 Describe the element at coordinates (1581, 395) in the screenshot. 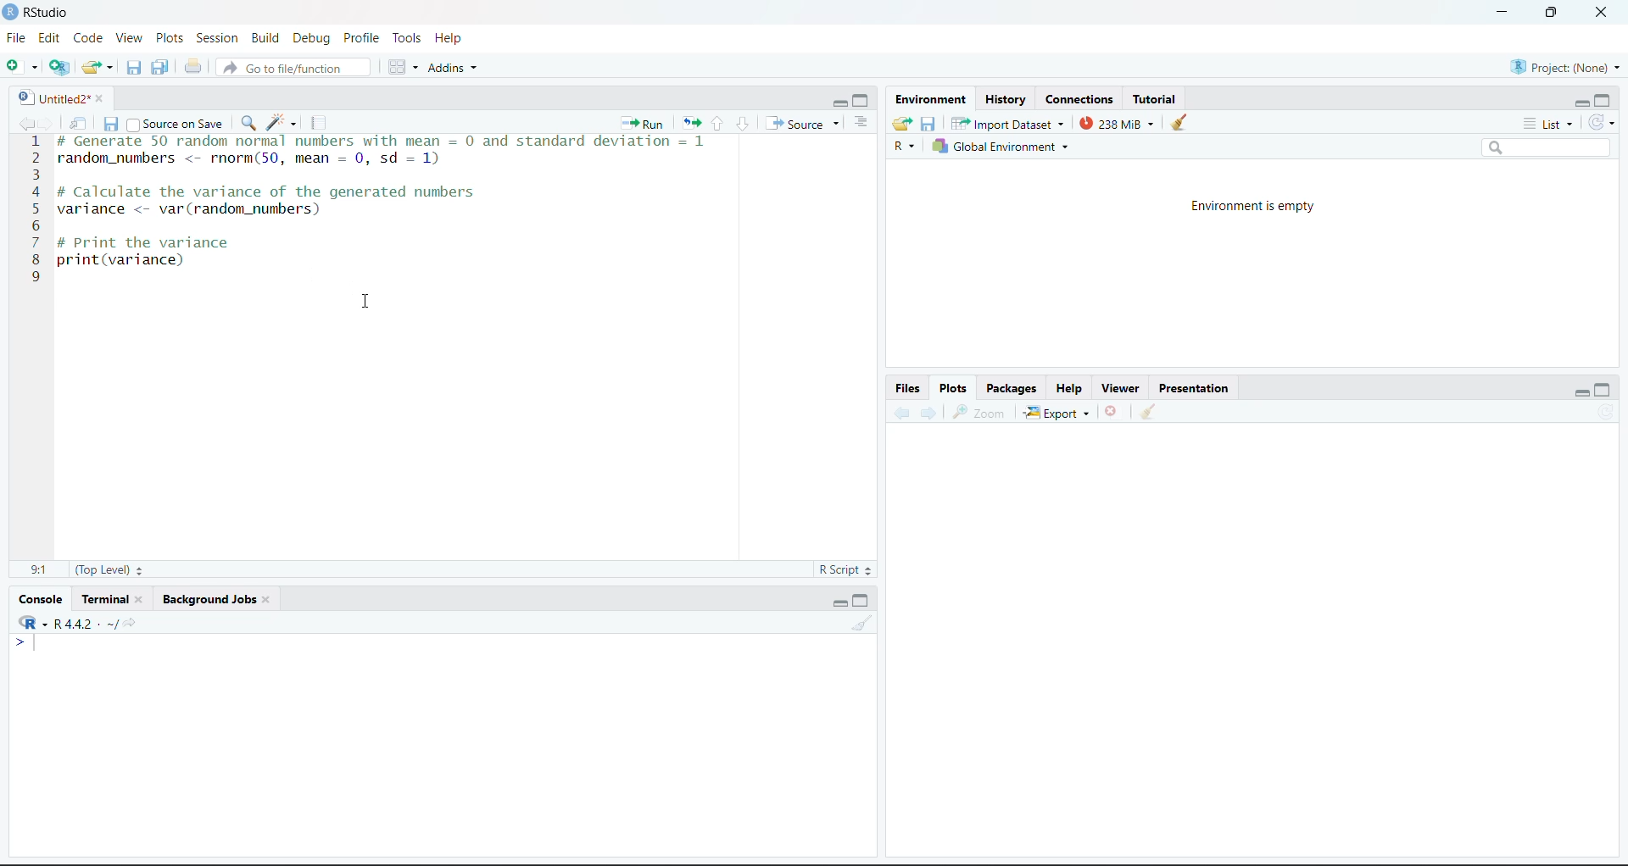

I see `minimize` at that location.